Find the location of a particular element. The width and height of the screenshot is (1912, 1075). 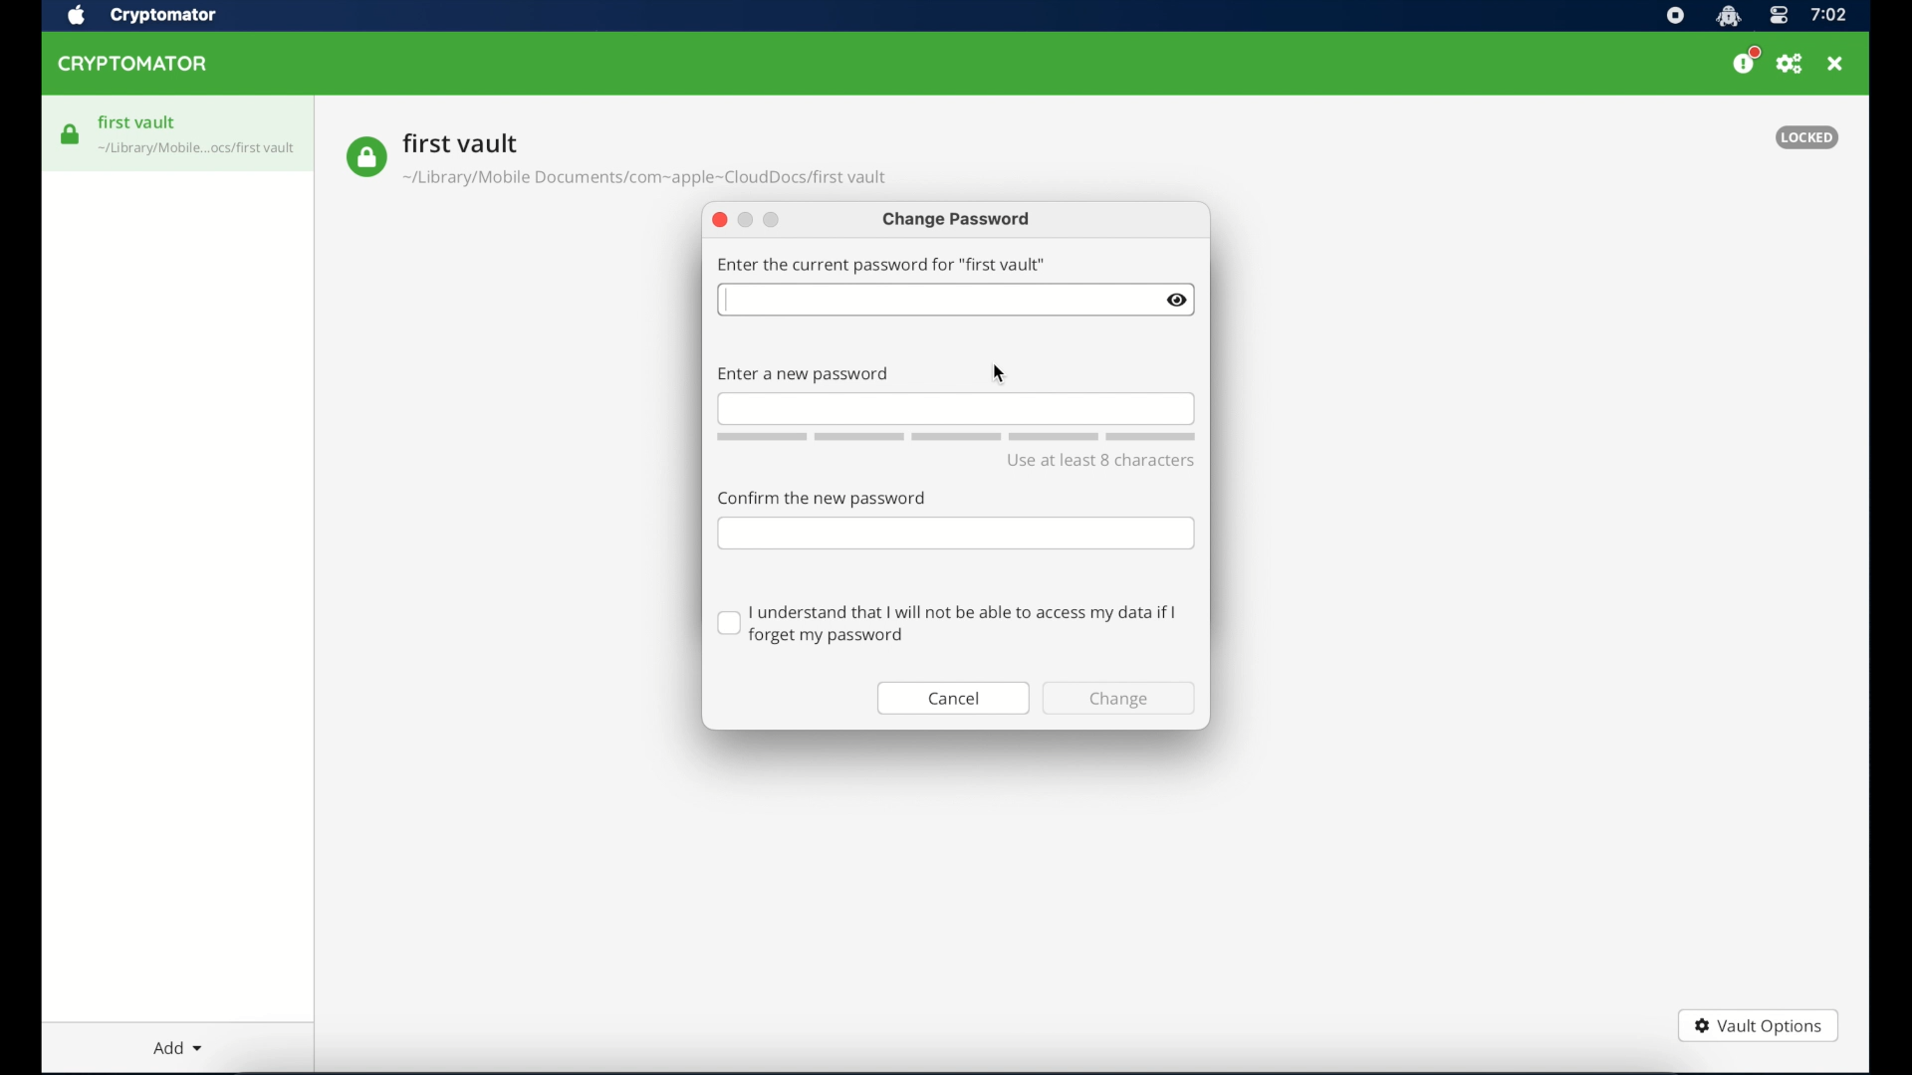

add dropdown is located at coordinates (178, 1047).